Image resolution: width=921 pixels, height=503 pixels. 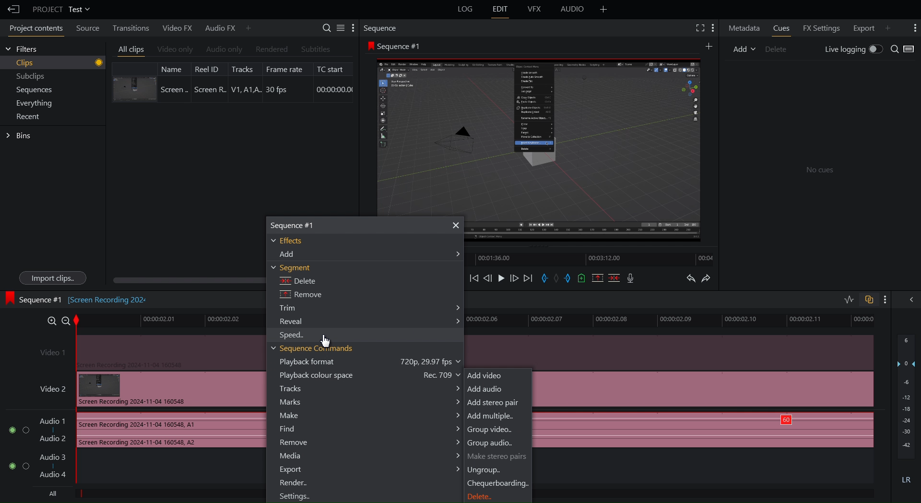 What do you see at coordinates (233, 82) in the screenshot?
I see `Clip` at bounding box center [233, 82].